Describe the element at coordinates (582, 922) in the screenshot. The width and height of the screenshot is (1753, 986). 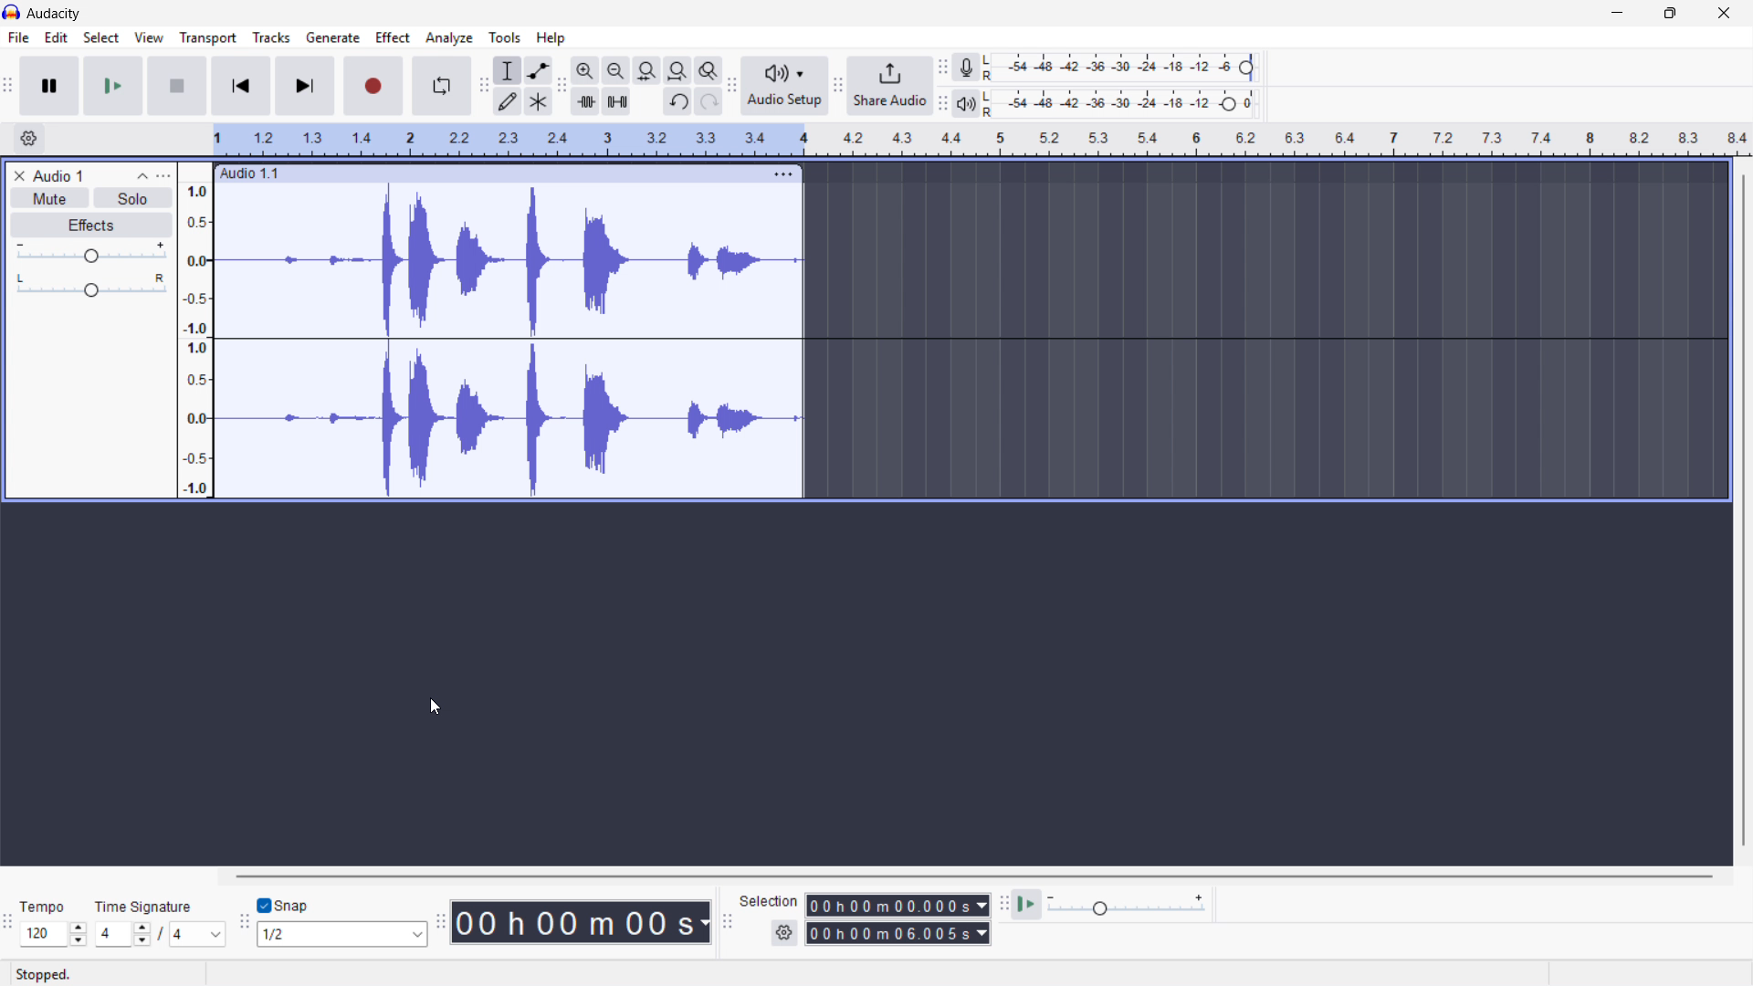
I see `Timestamp` at that location.